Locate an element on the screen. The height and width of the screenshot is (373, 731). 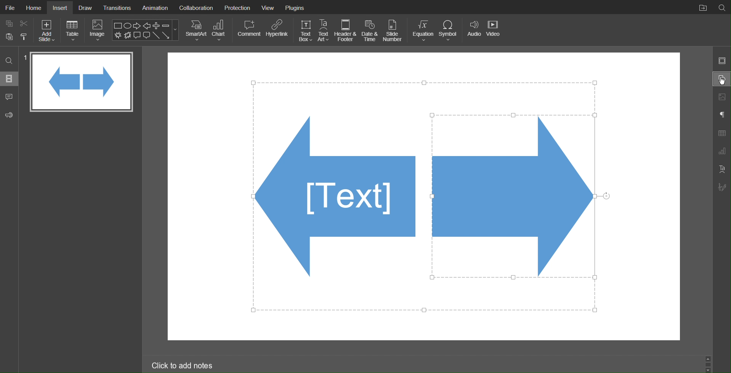
Open File Location is located at coordinates (701, 6).